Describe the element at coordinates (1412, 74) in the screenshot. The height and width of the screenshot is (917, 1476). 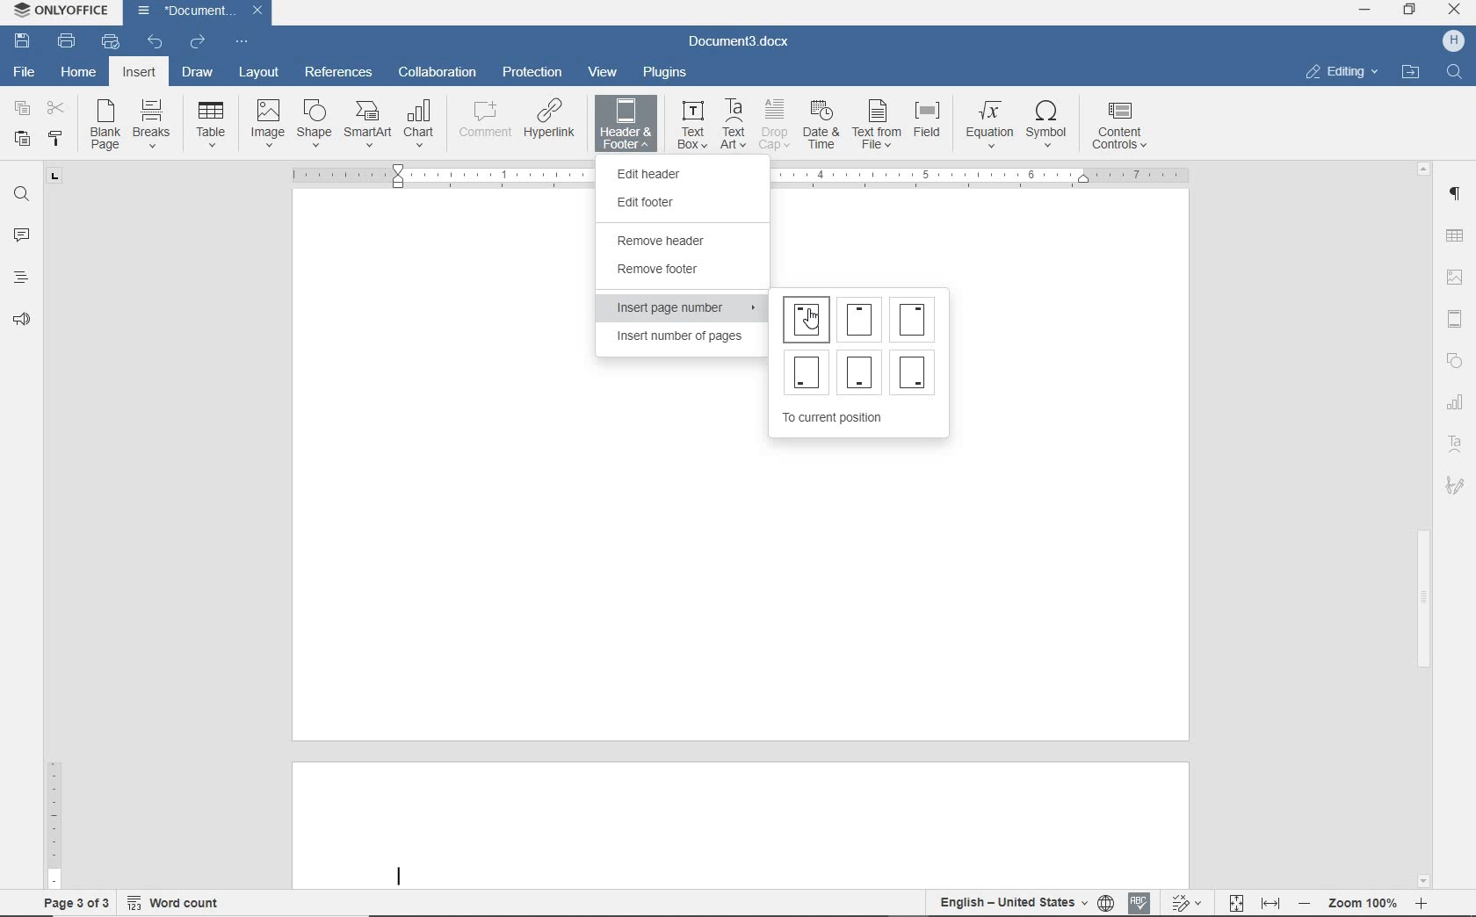
I see `OPEN FILE LOCATION` at that location.